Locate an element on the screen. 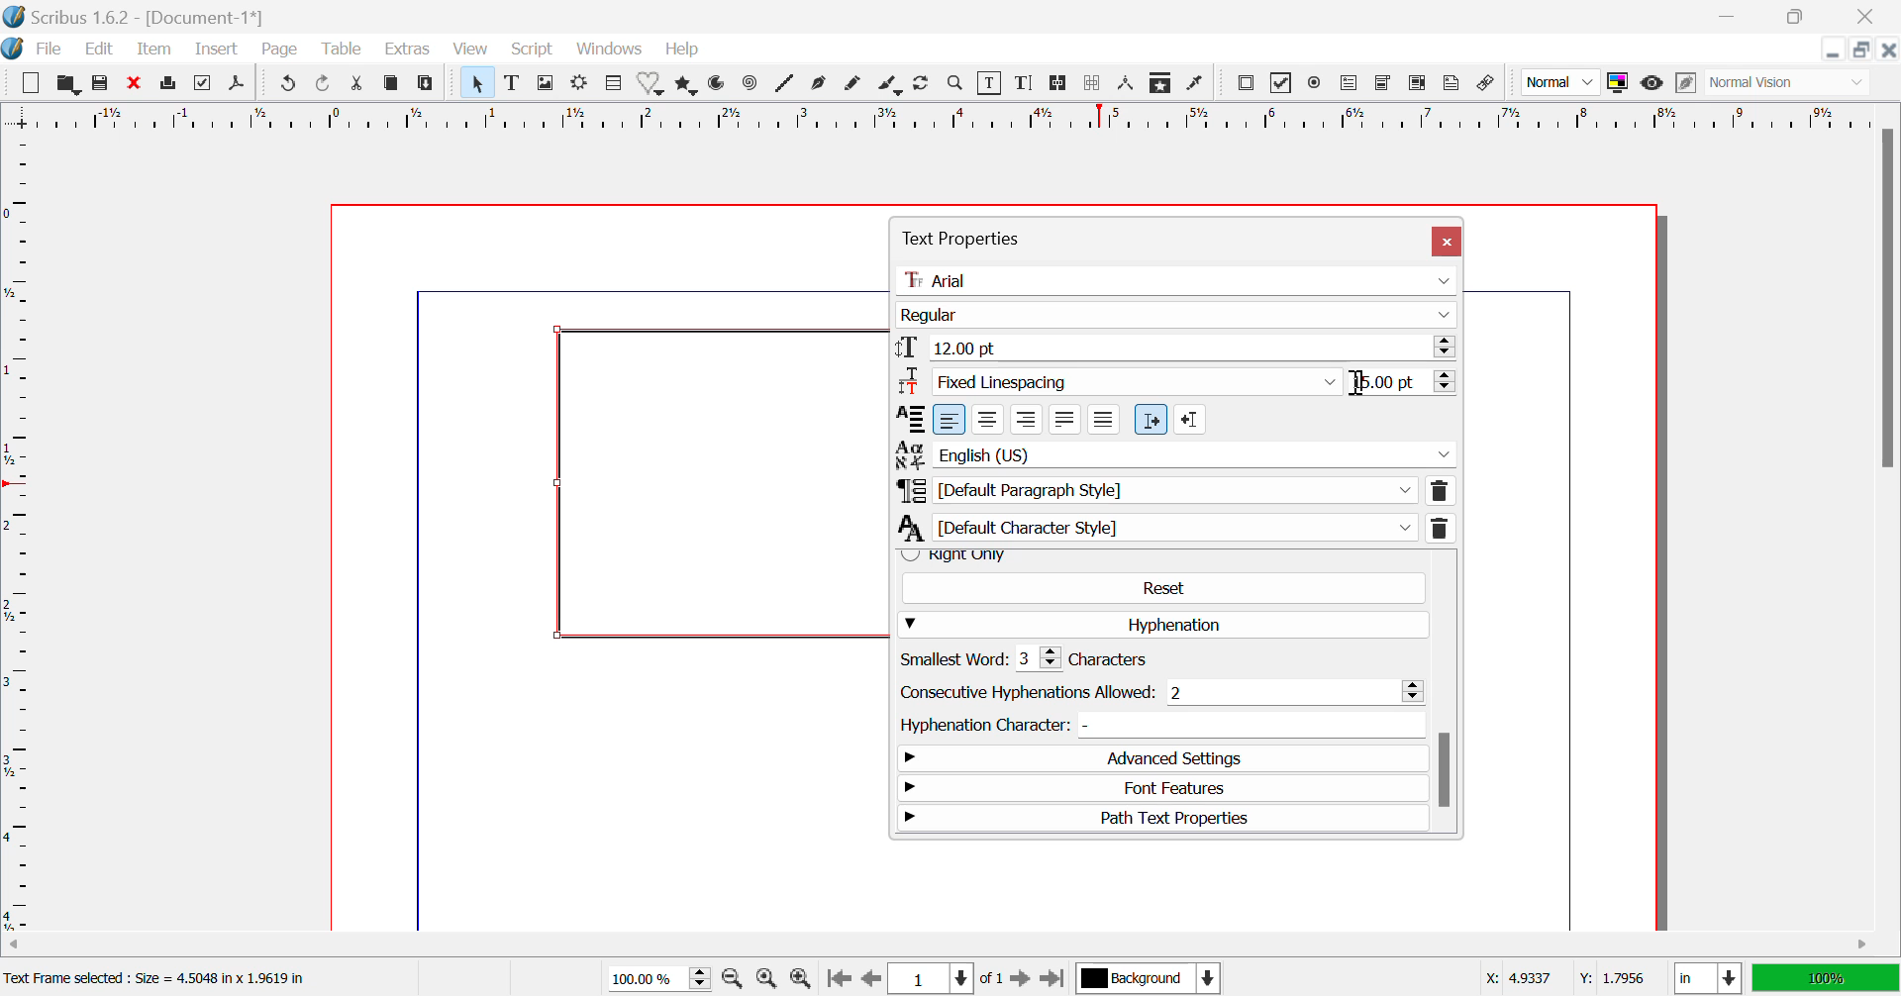 The width and height of the screenshot is (1901, 996). Center align is located at coordinates (988, 419).